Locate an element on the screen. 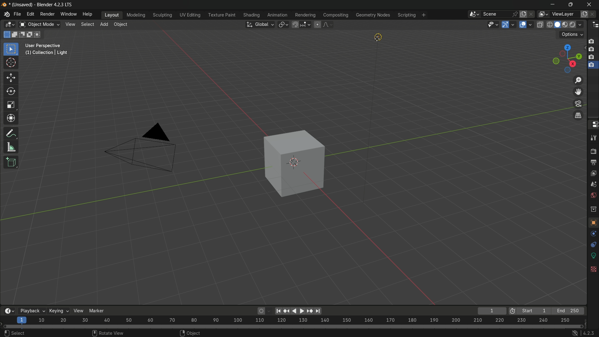 The height and width of the screenshot is (337, 599). add new scene is located at coordinates (524, 14).